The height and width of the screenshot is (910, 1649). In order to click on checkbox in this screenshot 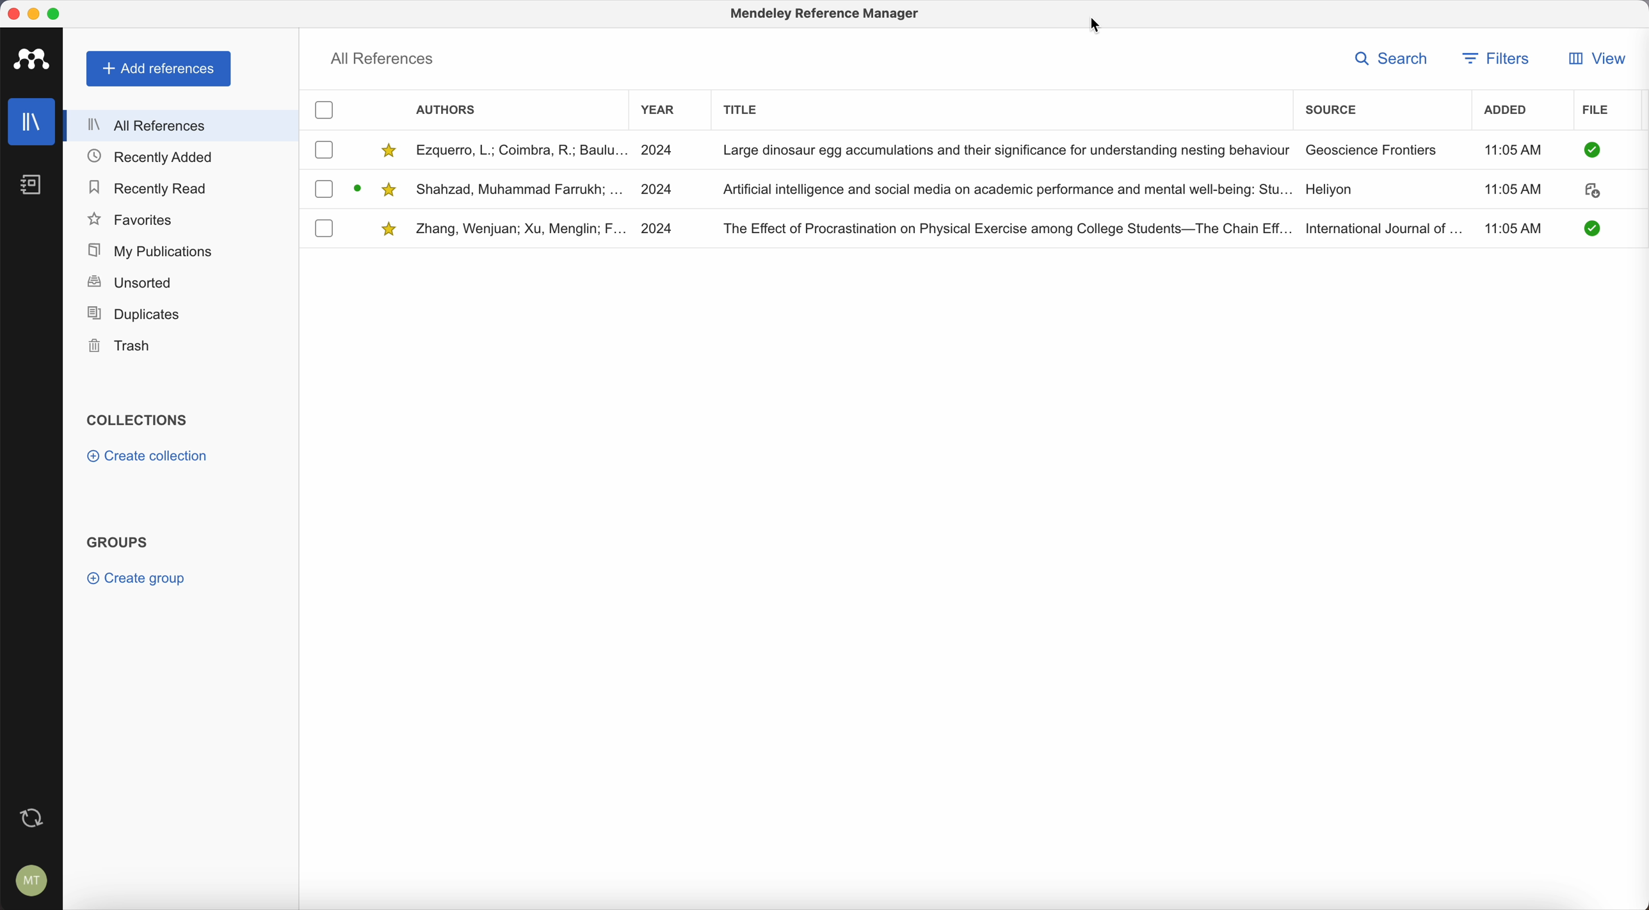, I will do `click(324, 111)`.